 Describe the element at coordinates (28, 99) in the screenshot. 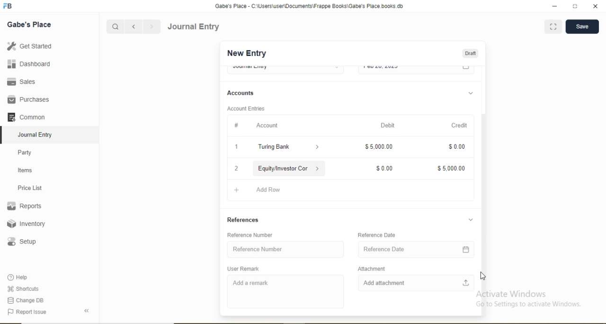

I see `Purchases` at that location.